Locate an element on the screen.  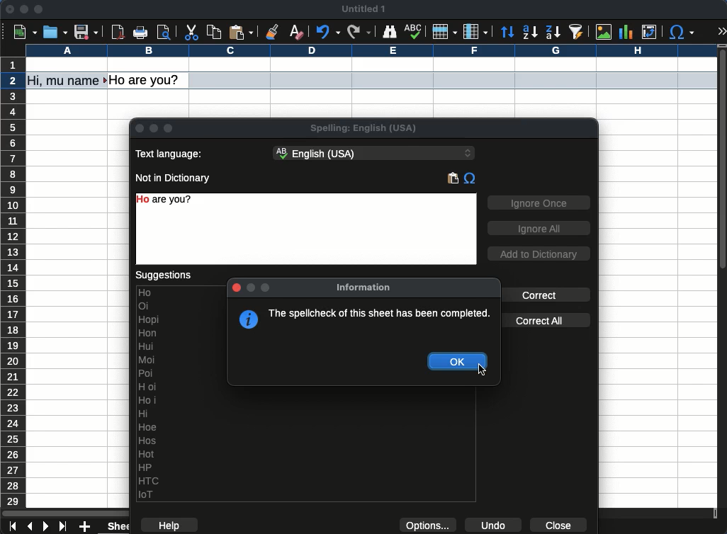
ignore all is located at coordinates (539, 228).